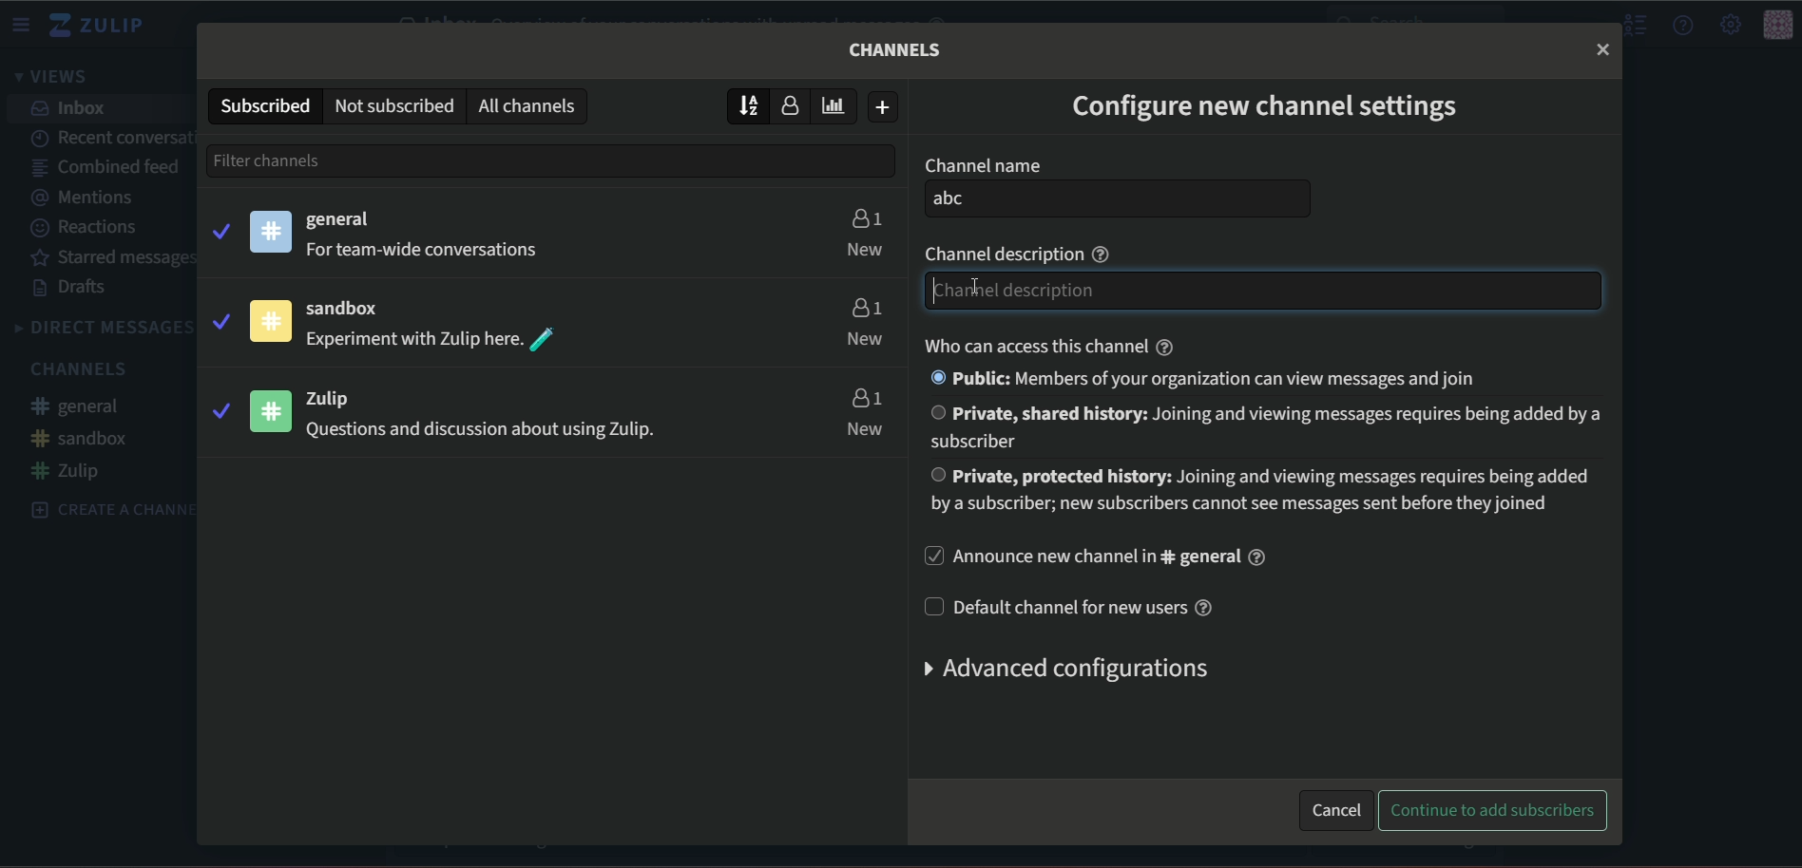  What do you see at coordinates (865, 340) in the screenshot?
I see `new` at bounding box center [865, 340].